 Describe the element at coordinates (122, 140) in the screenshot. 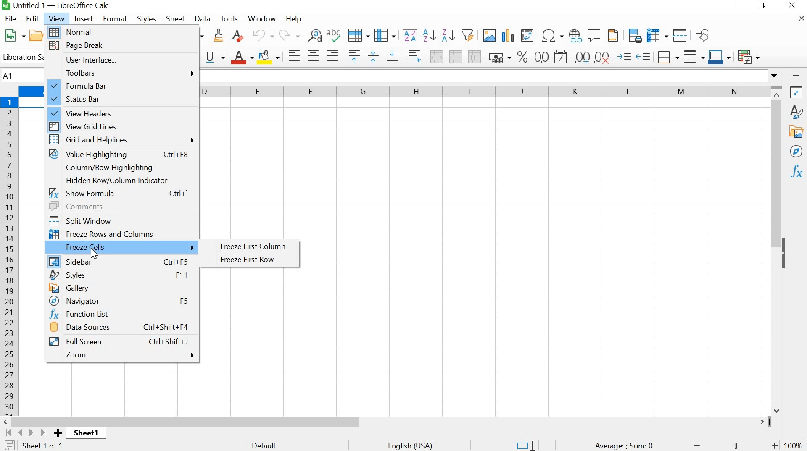

I see `GRID AND HELPLINES` at that location.